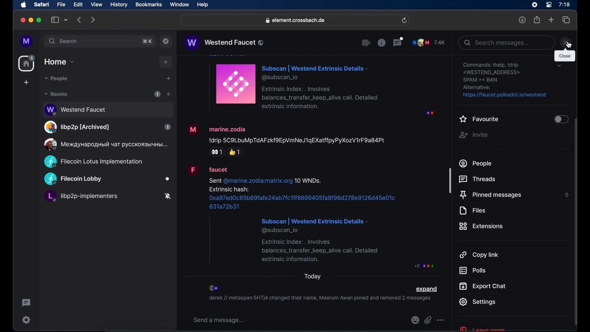 This screenshot has width=590, height=332. What do you see at coordinates (59, 62) in the screenshot?
I see `home dropdown` at bounding box center [59, 62].